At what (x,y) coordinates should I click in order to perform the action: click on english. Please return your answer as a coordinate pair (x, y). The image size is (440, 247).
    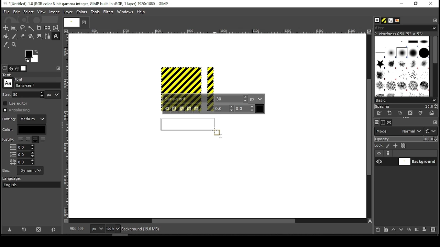
    Looking at the image, I should click on (17, 185).